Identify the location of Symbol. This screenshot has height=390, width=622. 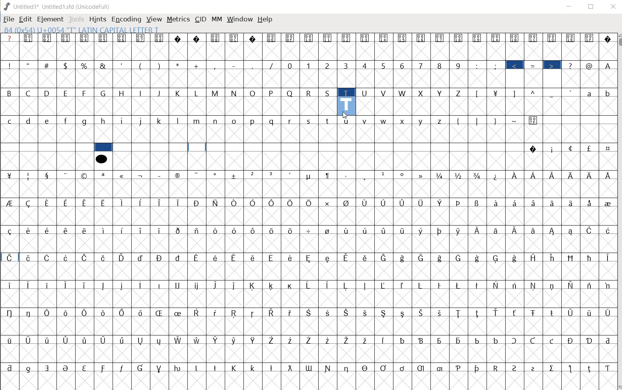
(160, 258).